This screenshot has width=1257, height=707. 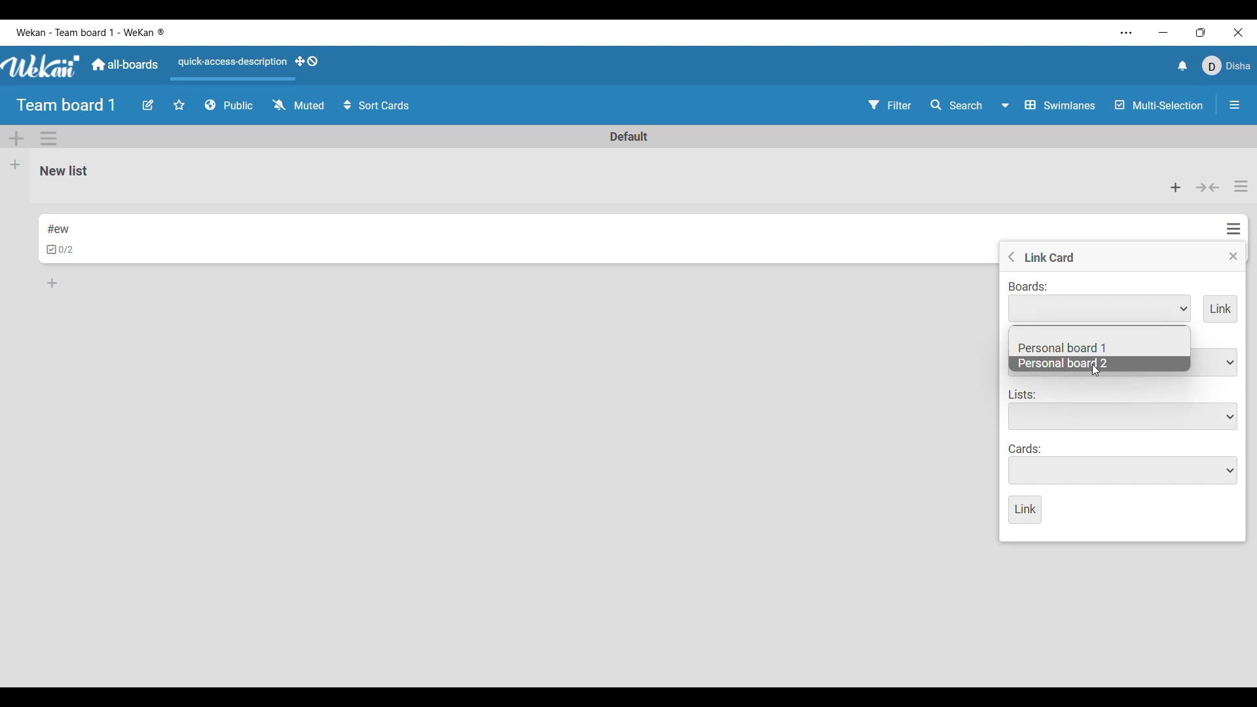 What do you see at coordinates (67, 105) in the screenshot?
I see `Board title` at bounding box center [67, 105].